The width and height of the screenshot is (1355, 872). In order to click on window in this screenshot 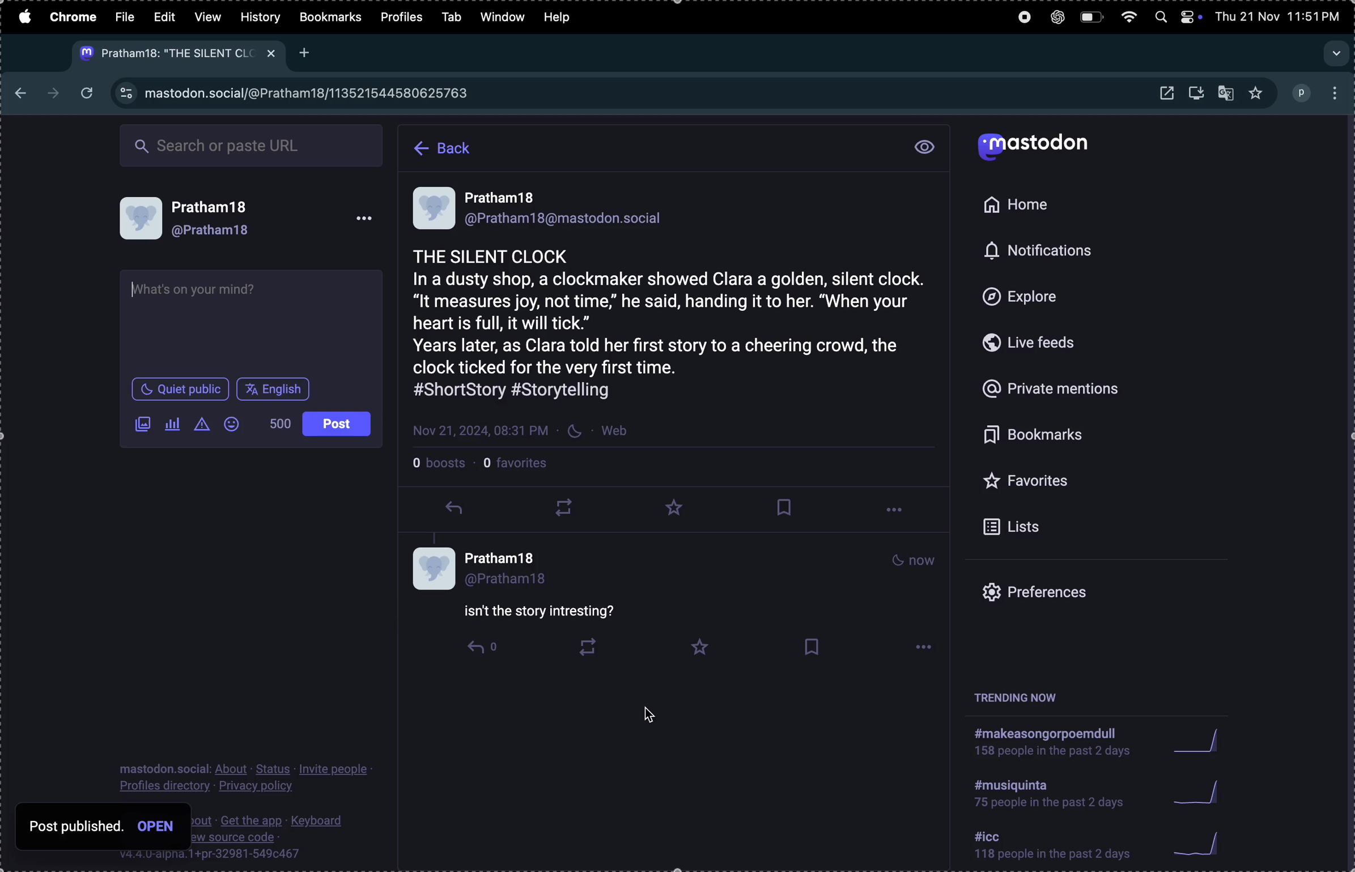, I will do `click(503, 17)`.